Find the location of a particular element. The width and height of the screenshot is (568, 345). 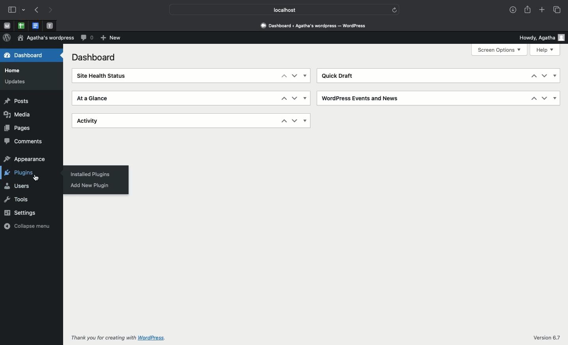

drop-down is located at coordinates (23, 11).